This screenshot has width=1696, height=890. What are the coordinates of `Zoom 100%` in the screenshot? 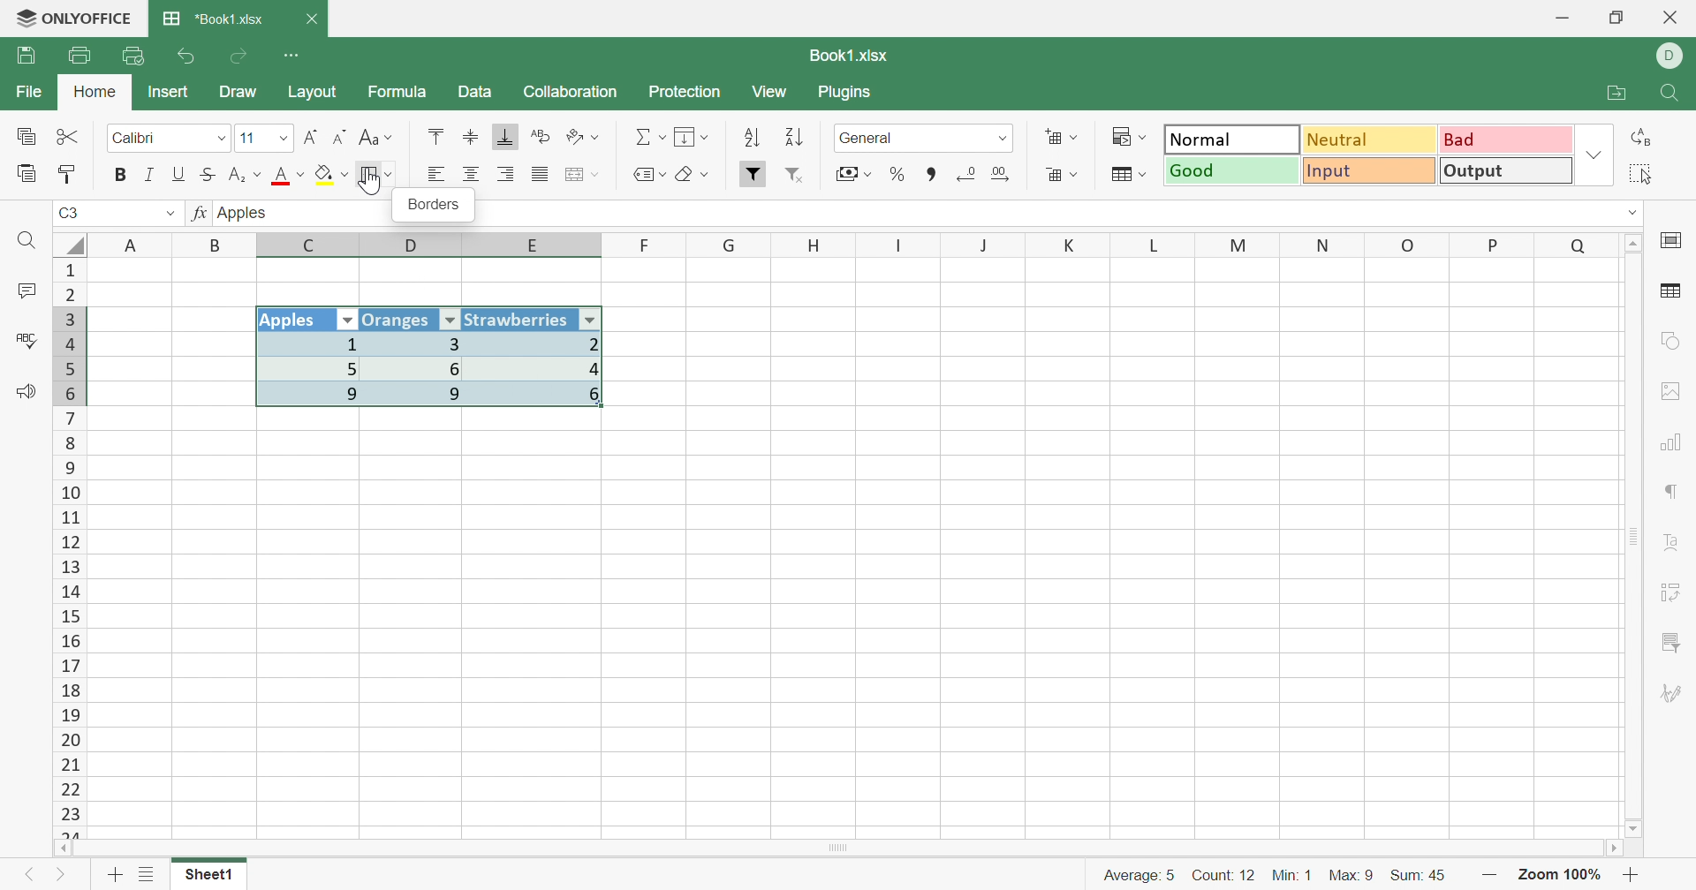 It's located at (1560, 874).